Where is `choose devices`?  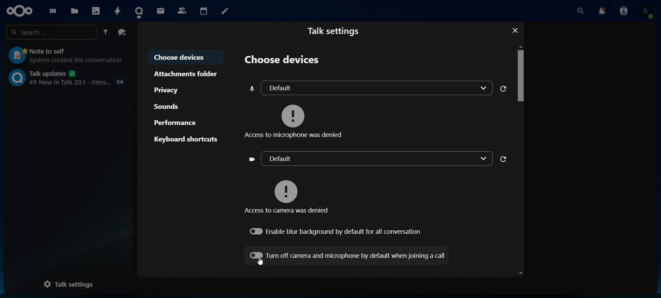 choose devices is located at coordinates (284, 61).